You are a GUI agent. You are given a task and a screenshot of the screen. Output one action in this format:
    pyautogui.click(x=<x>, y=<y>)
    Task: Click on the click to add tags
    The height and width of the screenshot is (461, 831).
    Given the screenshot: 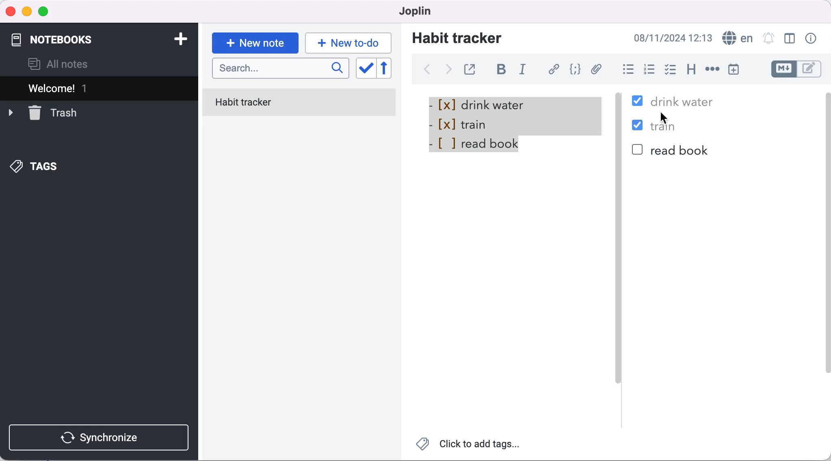 What is the action you would take?
    pyautogui.click(x=469, y=446)
    